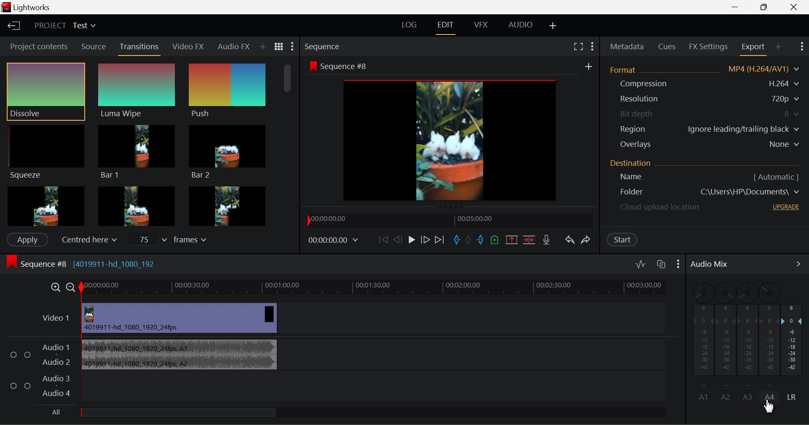  I want to click on cloud upload location - upgrade, so click(704, 207).